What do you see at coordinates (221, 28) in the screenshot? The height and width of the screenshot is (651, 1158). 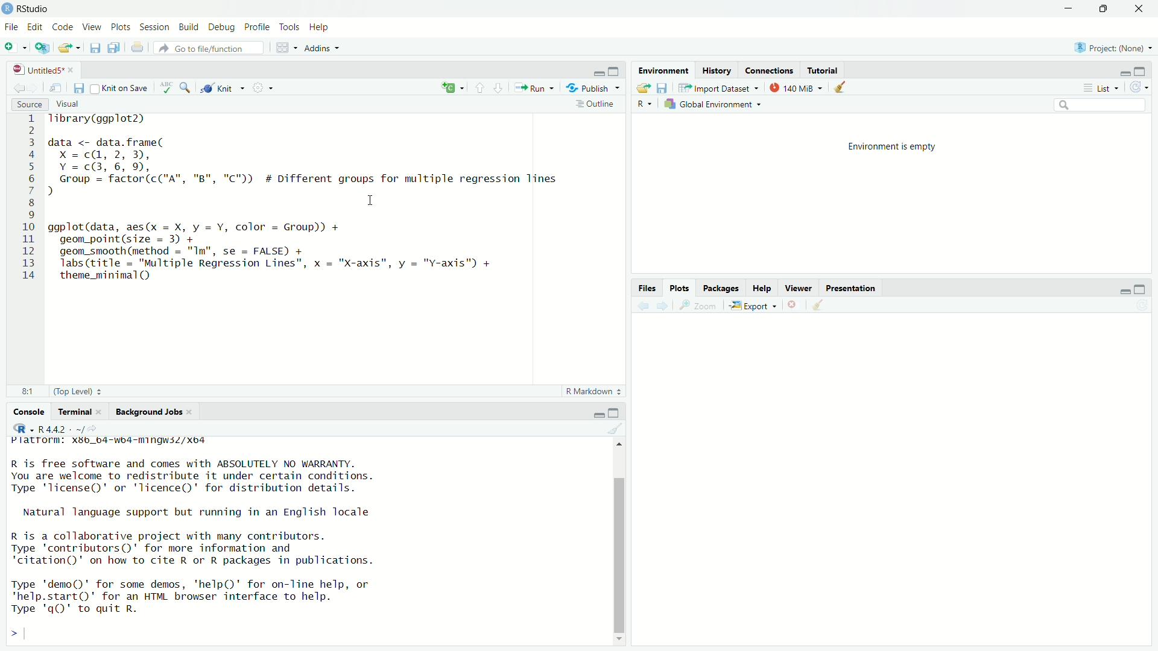 I see `Debug` at bounding box center [221, 28].